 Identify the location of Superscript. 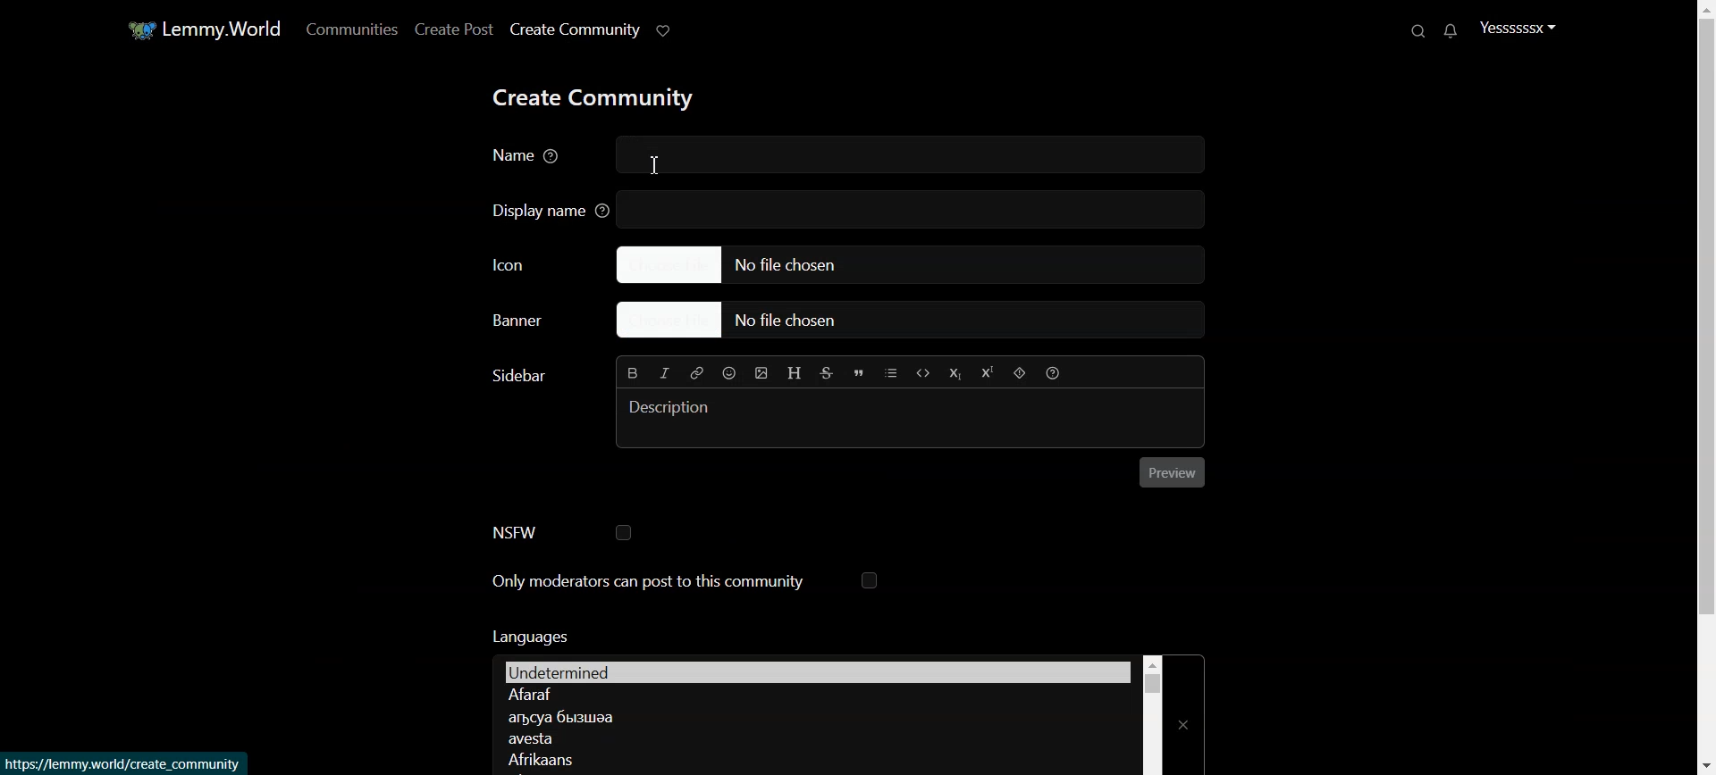
(986, 373).